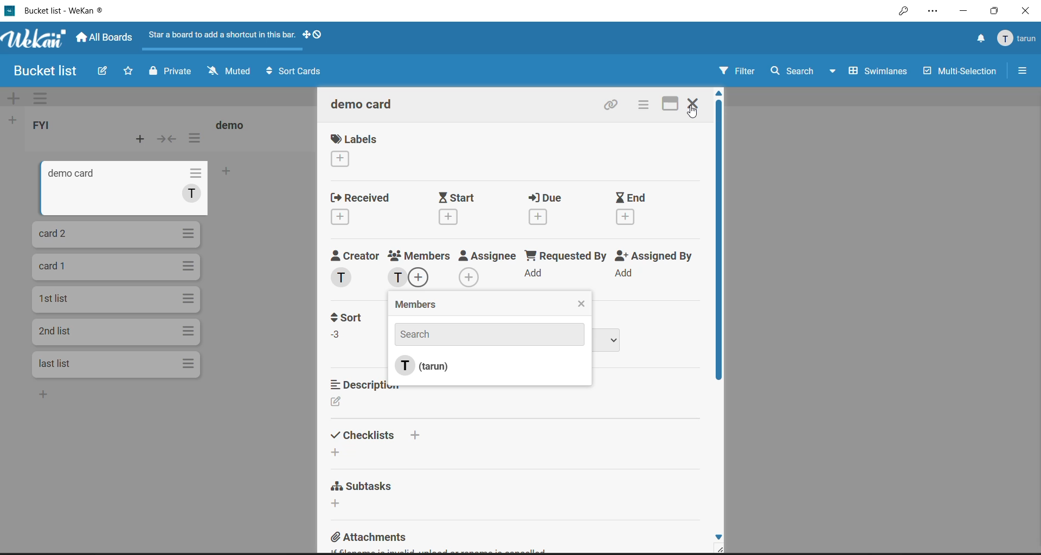 This screenshot has width=1041, height=555. Describe the element at coordinates (903, 12) in the screenshot. I see `key` at that location.